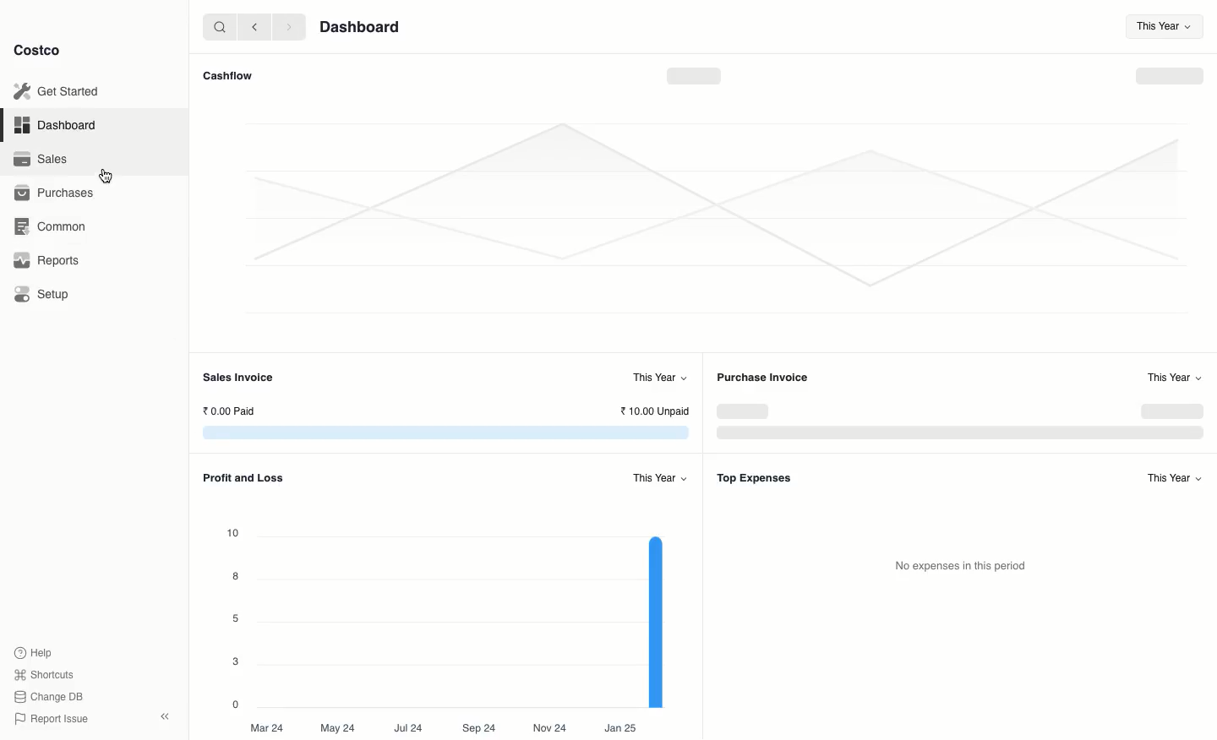 The height and width of the screenshot is (740, 1217). I want to click on 8, so click(234, 574).